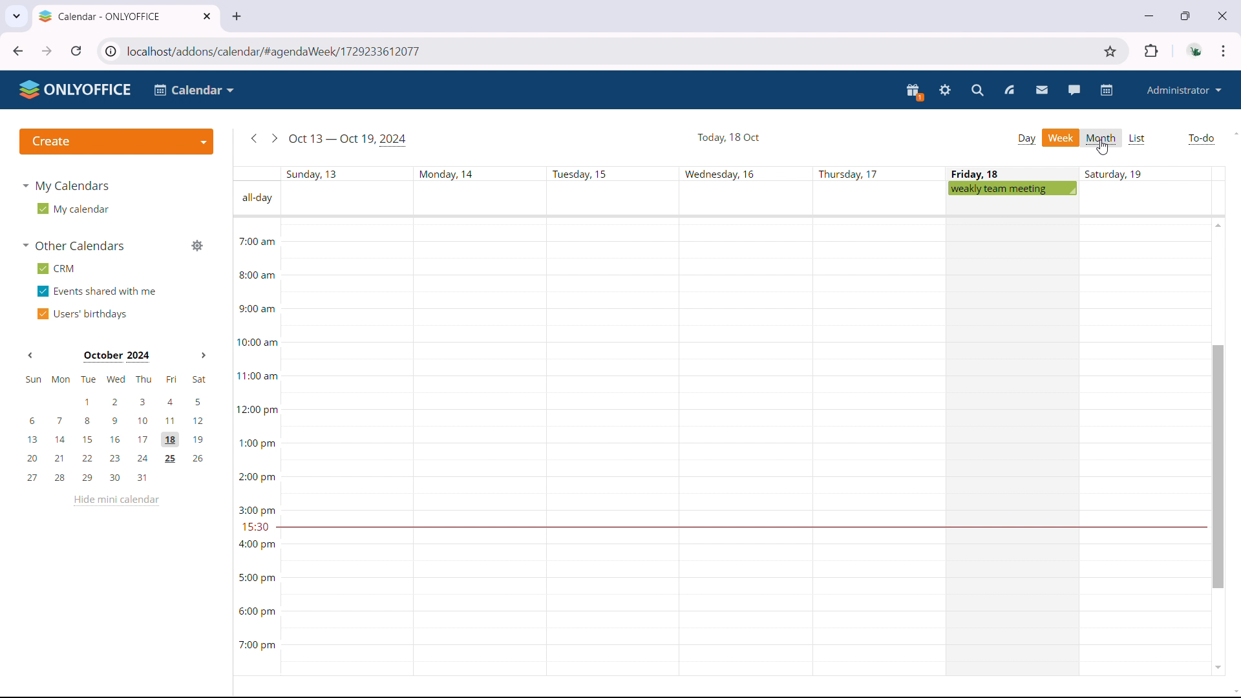  I want to click on present, so click(914, 92).